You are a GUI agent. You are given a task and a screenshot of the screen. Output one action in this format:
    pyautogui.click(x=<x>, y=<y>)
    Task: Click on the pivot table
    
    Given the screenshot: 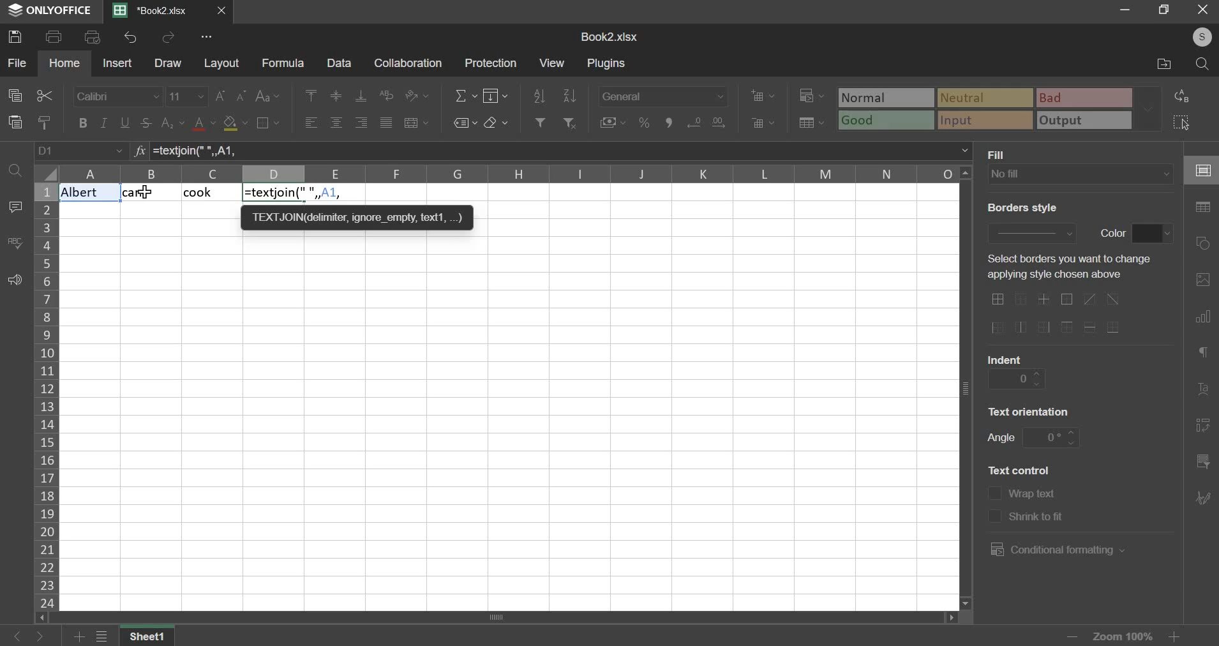 What is the action you would take?
    pyautogui.click(x=1203, y=426)
    